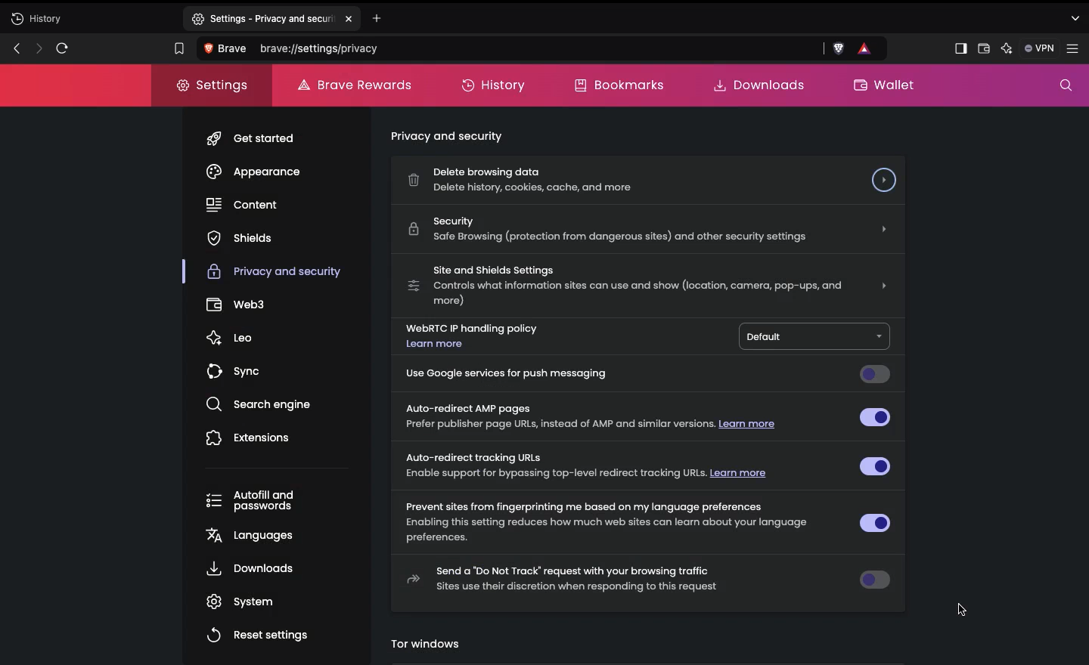 The height and width of the screenshot is (665, 1089). What do you see at coordinates (497, 84) in the screenshot?
I see `History` at bounding box center [497, 84].